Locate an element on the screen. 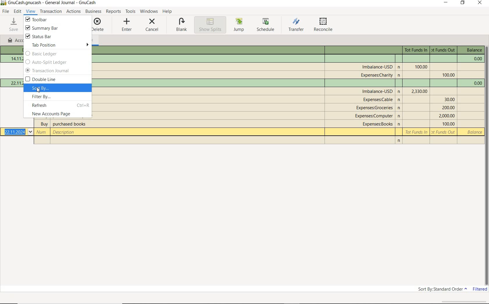 Image resolution: width=489 pixels, height=304 pixels. Tot Funds Out is located at coordinates (448, 108).